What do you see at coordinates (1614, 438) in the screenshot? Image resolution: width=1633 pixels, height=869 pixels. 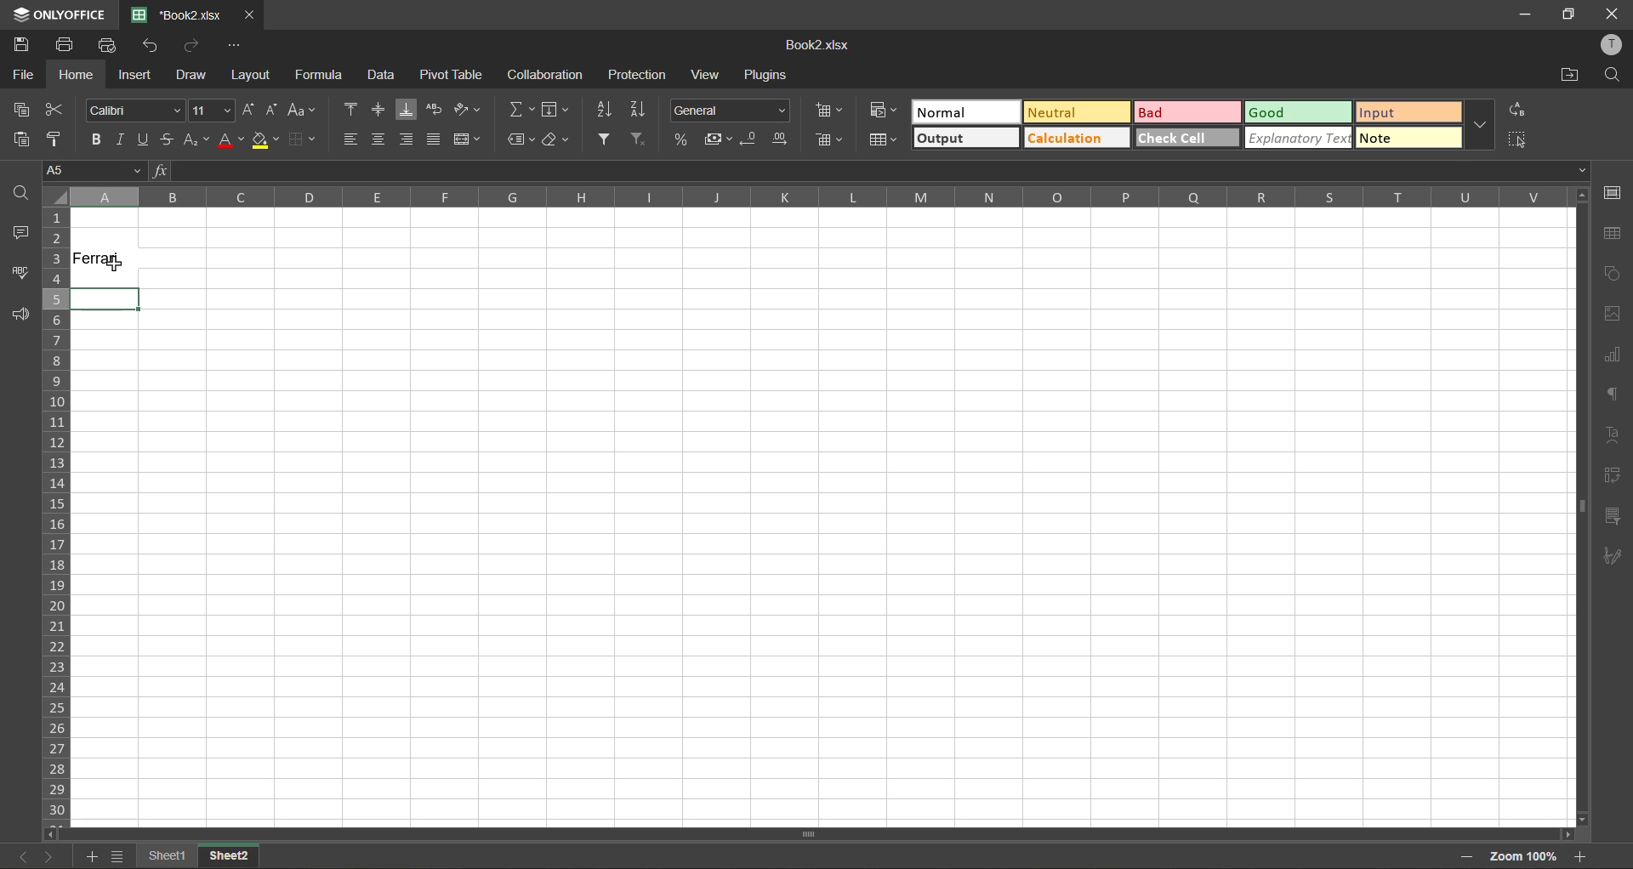 I see `text` at bounding box center [1614, 438].